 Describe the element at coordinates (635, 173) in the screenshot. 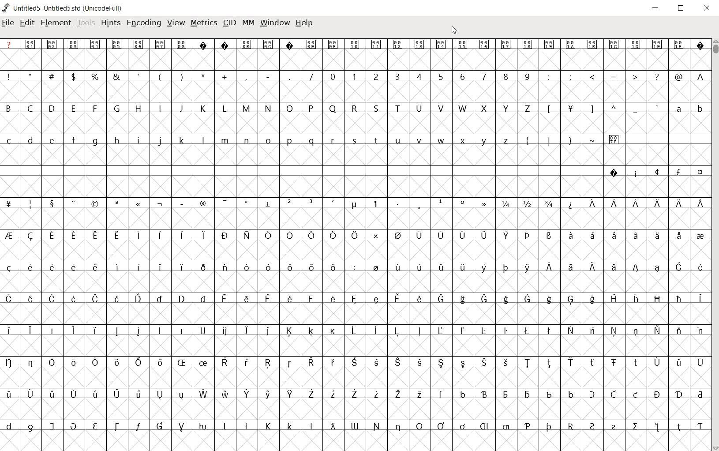

I see `Symbol` at that location.